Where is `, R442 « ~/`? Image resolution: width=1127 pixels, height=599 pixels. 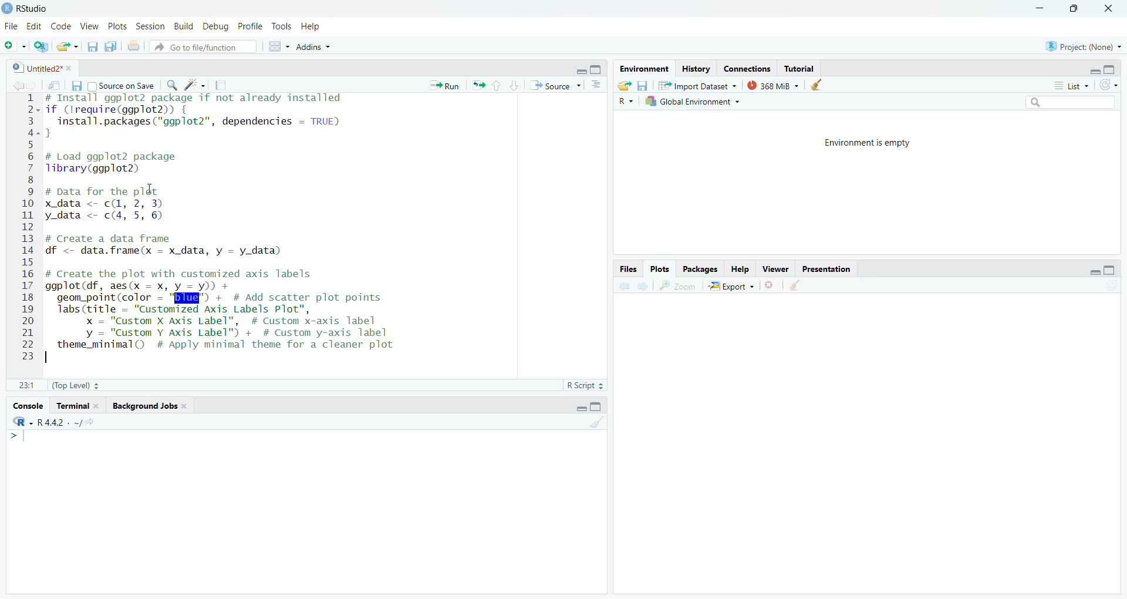
, R442 « ~/ is located at coordinates (53, 420).